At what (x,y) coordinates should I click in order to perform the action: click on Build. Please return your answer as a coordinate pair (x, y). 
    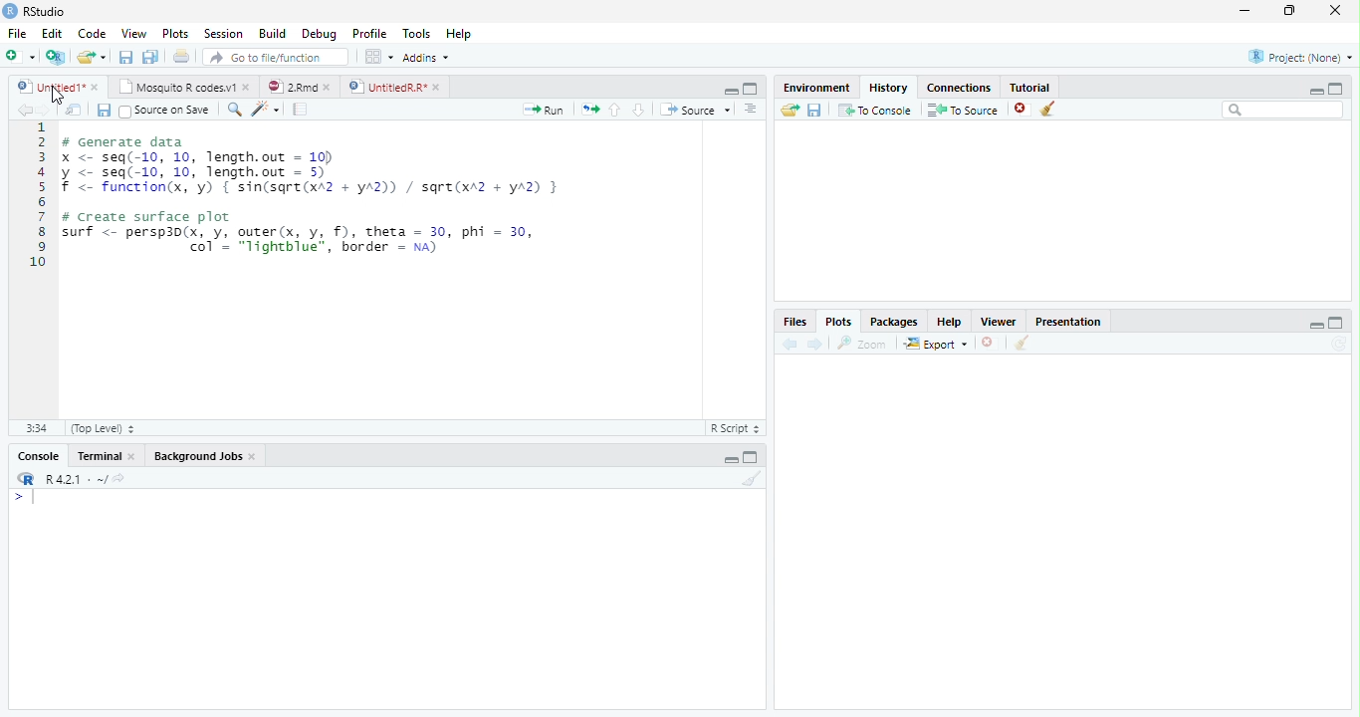
    Looking at the image, I should click on (272, 33).